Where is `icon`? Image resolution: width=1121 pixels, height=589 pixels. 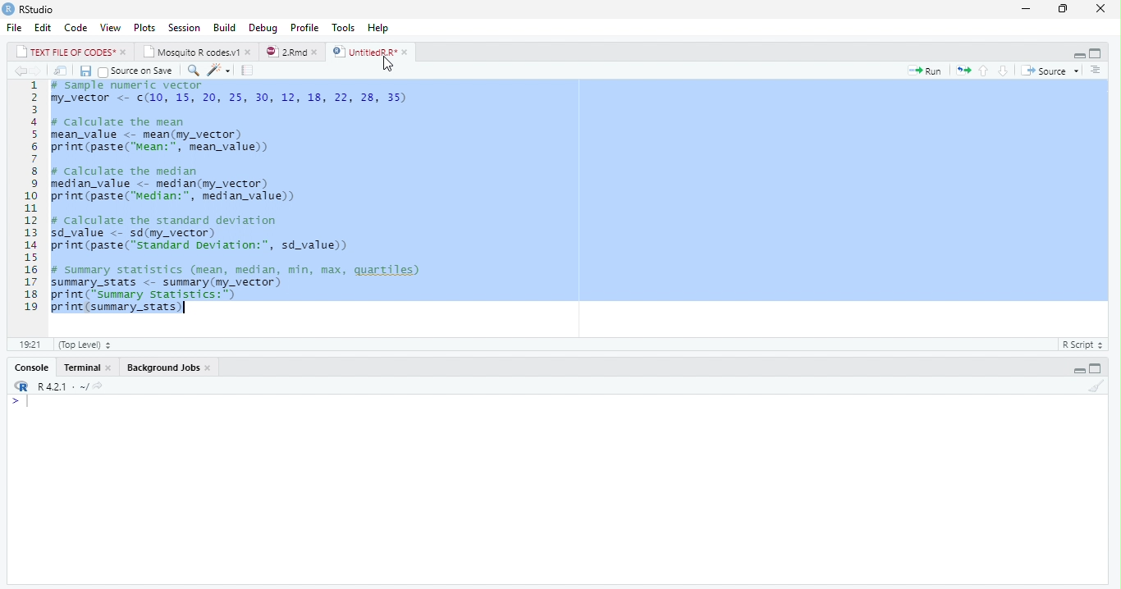 icon is located at coordinates (20, 387).